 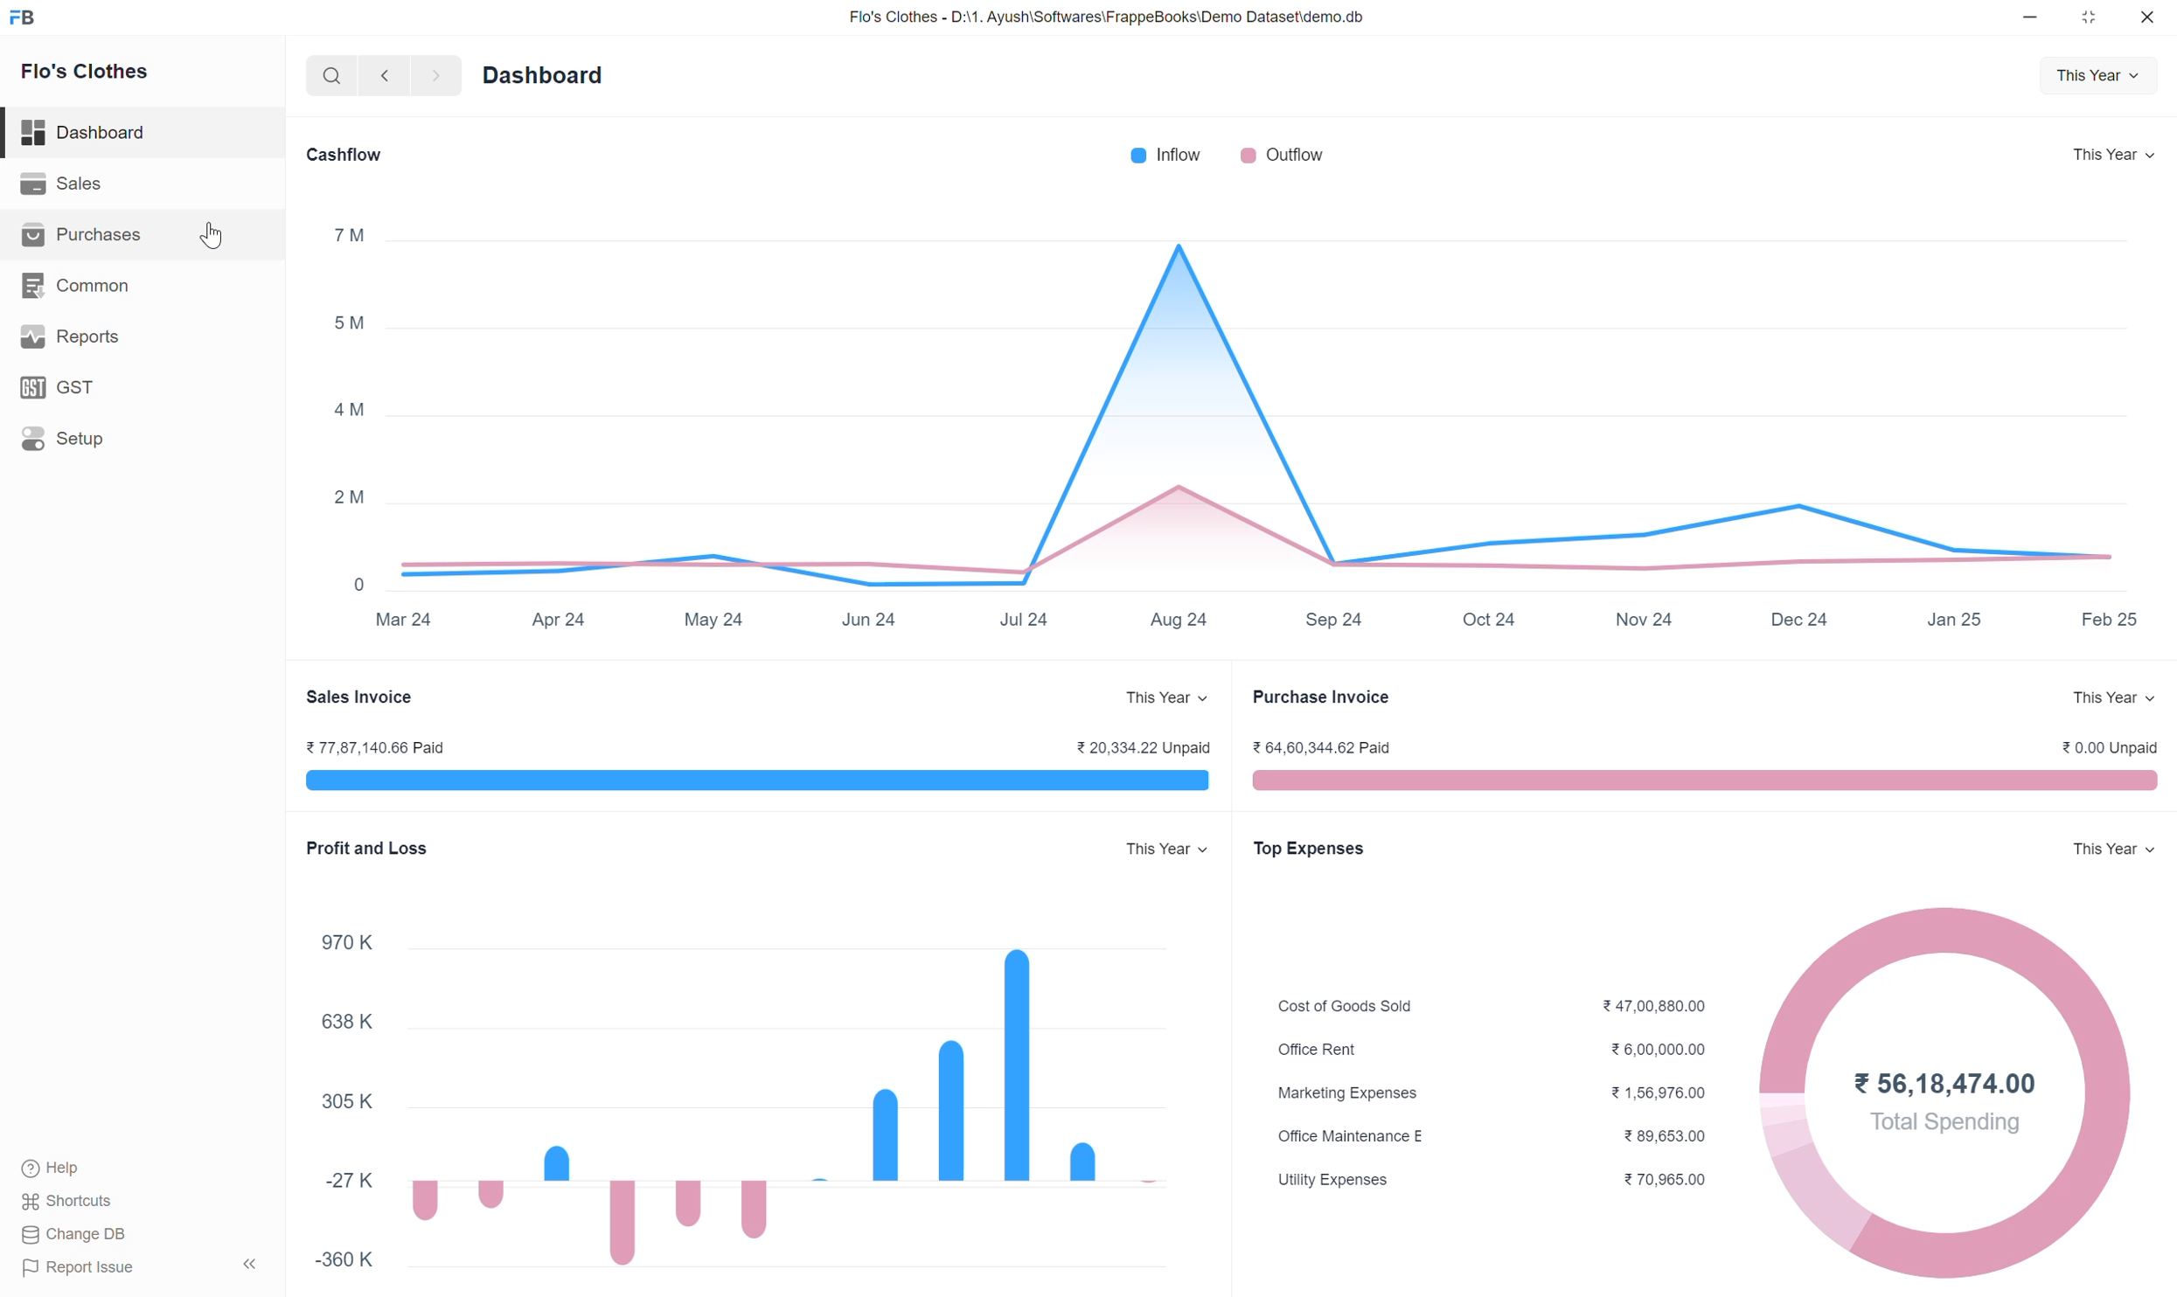 I want to click on May 24, so click(x=713, y=620).